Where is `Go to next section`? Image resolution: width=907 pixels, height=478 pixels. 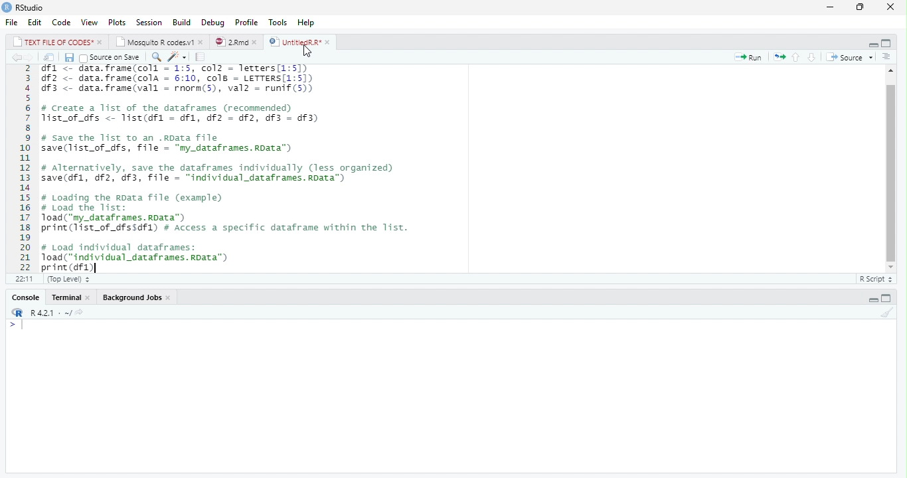 Go to next section is located at coordinates (812, 58).